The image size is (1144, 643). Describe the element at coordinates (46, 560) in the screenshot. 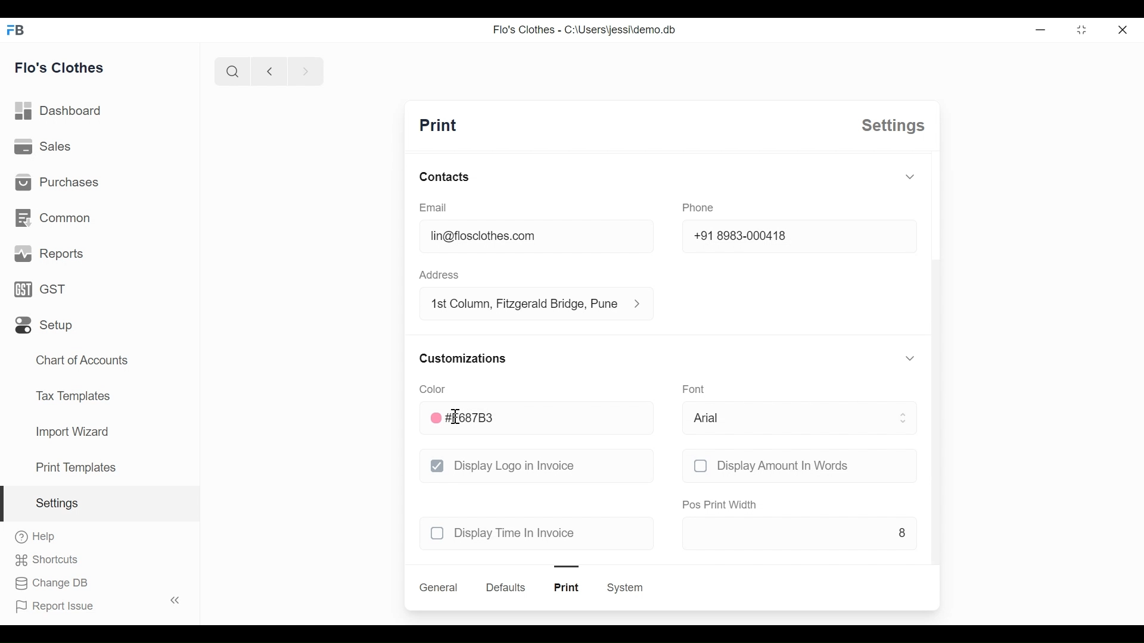

I see `shortcuts` at that location.